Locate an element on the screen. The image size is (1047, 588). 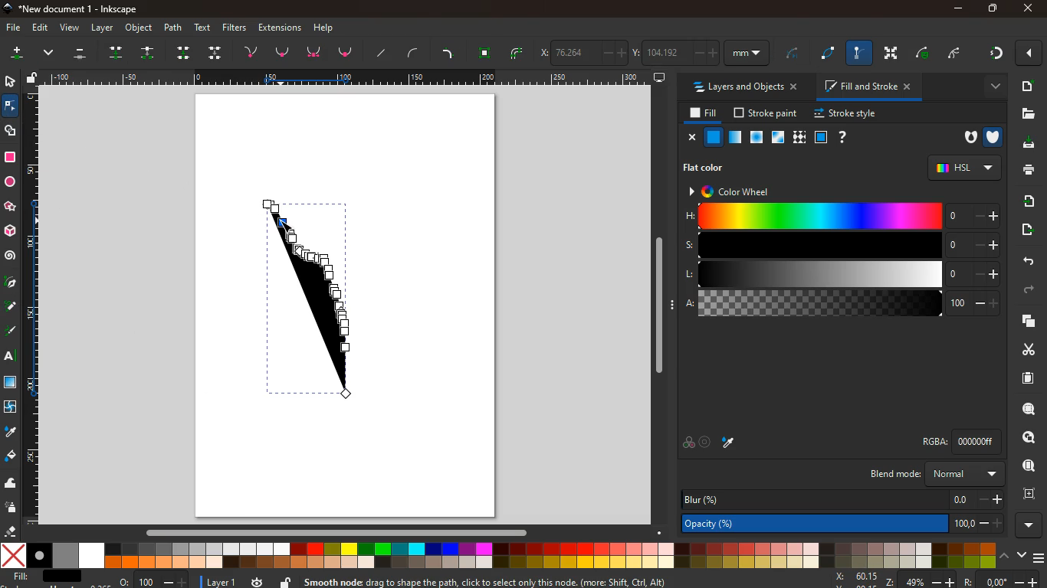
more is located at coordinates (990, 87).